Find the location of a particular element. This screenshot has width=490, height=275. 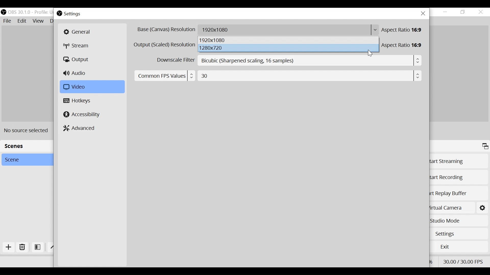

Settings is located at coordinates (482, 207).